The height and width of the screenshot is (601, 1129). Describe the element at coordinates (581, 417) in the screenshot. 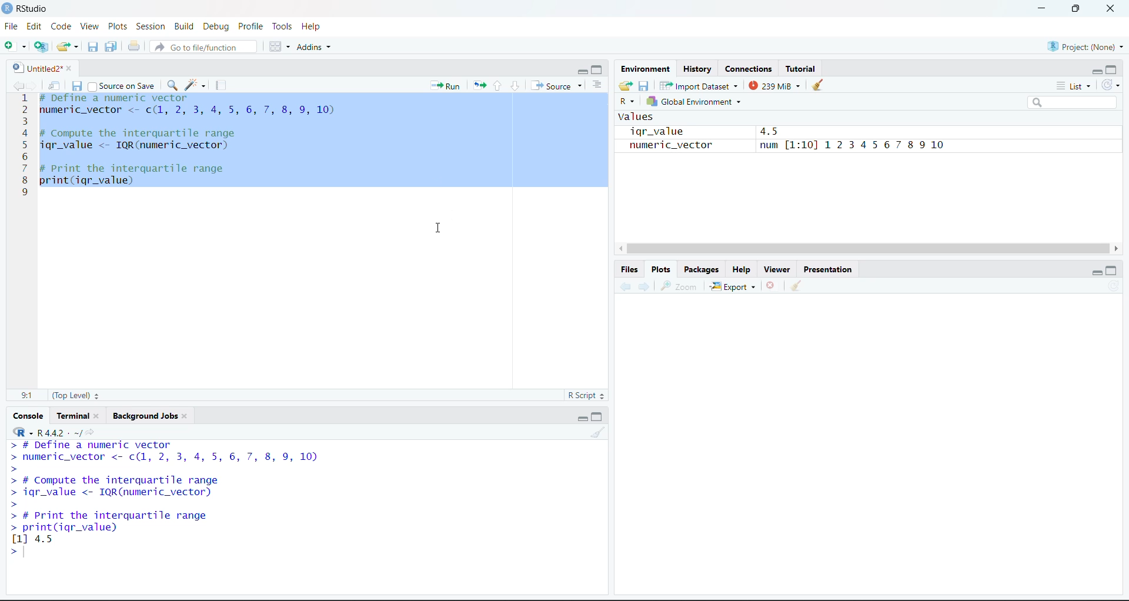

I see `Minimize` at that location.